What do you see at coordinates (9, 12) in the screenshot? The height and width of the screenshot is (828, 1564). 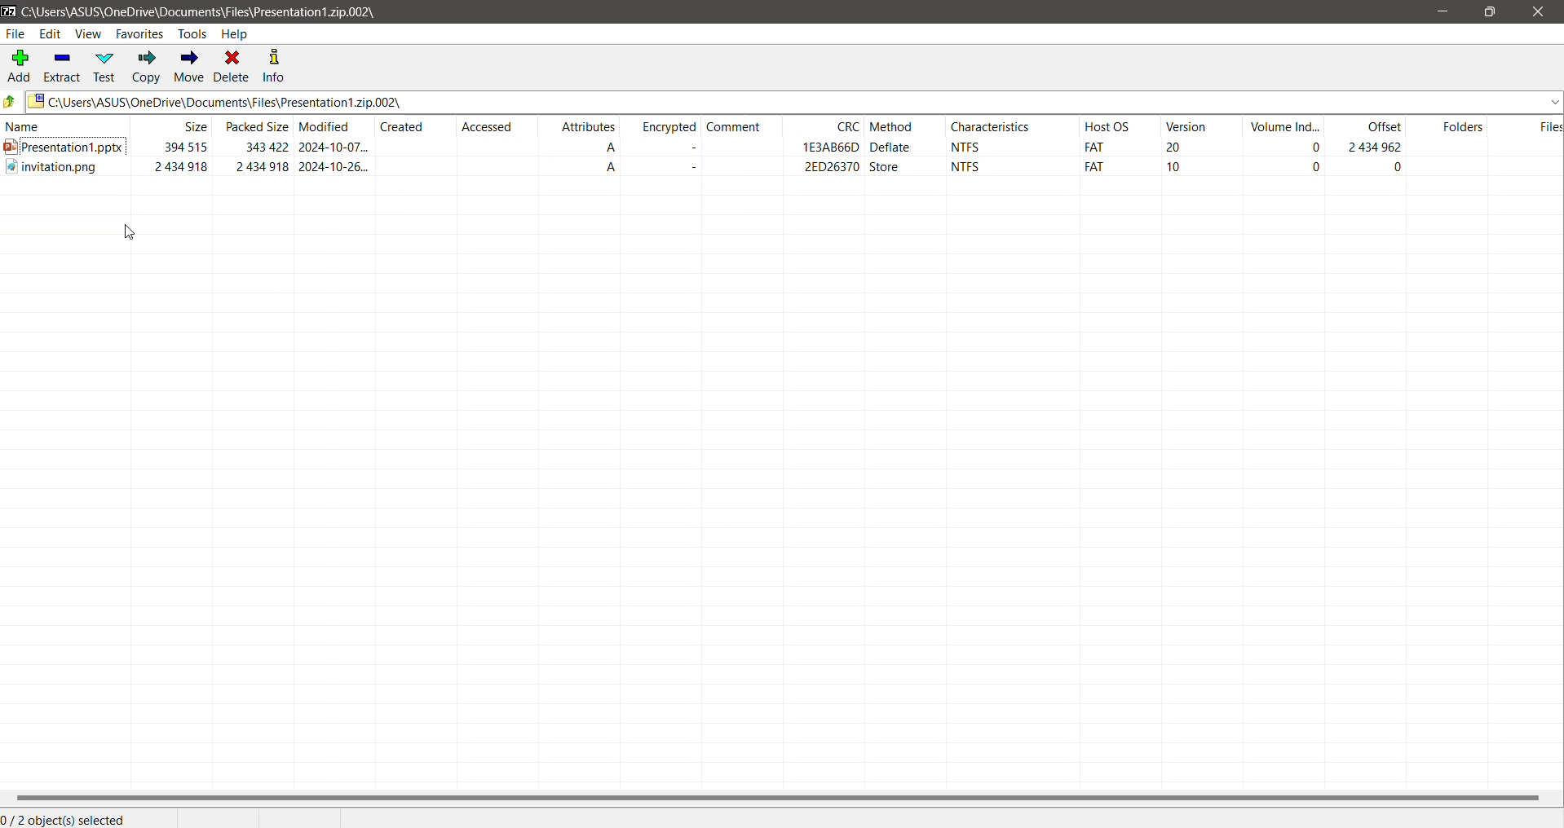 I see `7 zipLogo` at bounding box center [9, 12].